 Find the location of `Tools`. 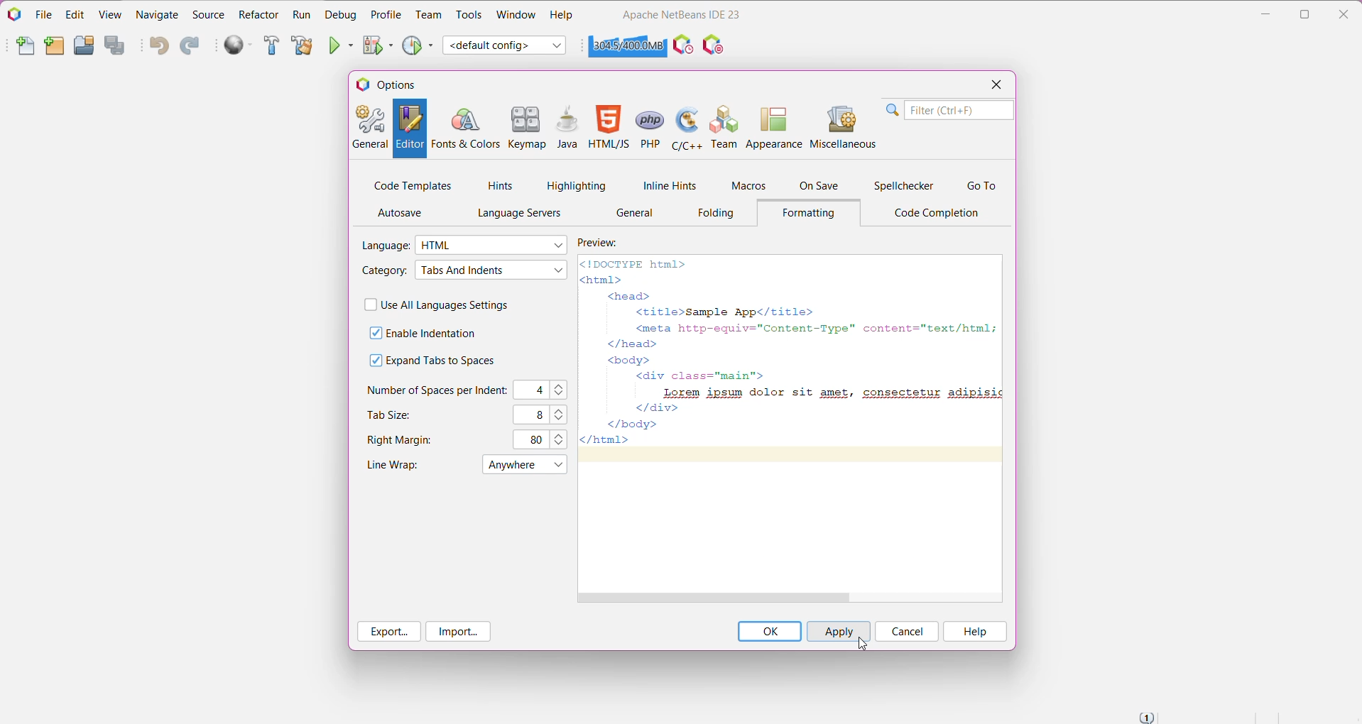

Tools is located at coordinates (467, 15).